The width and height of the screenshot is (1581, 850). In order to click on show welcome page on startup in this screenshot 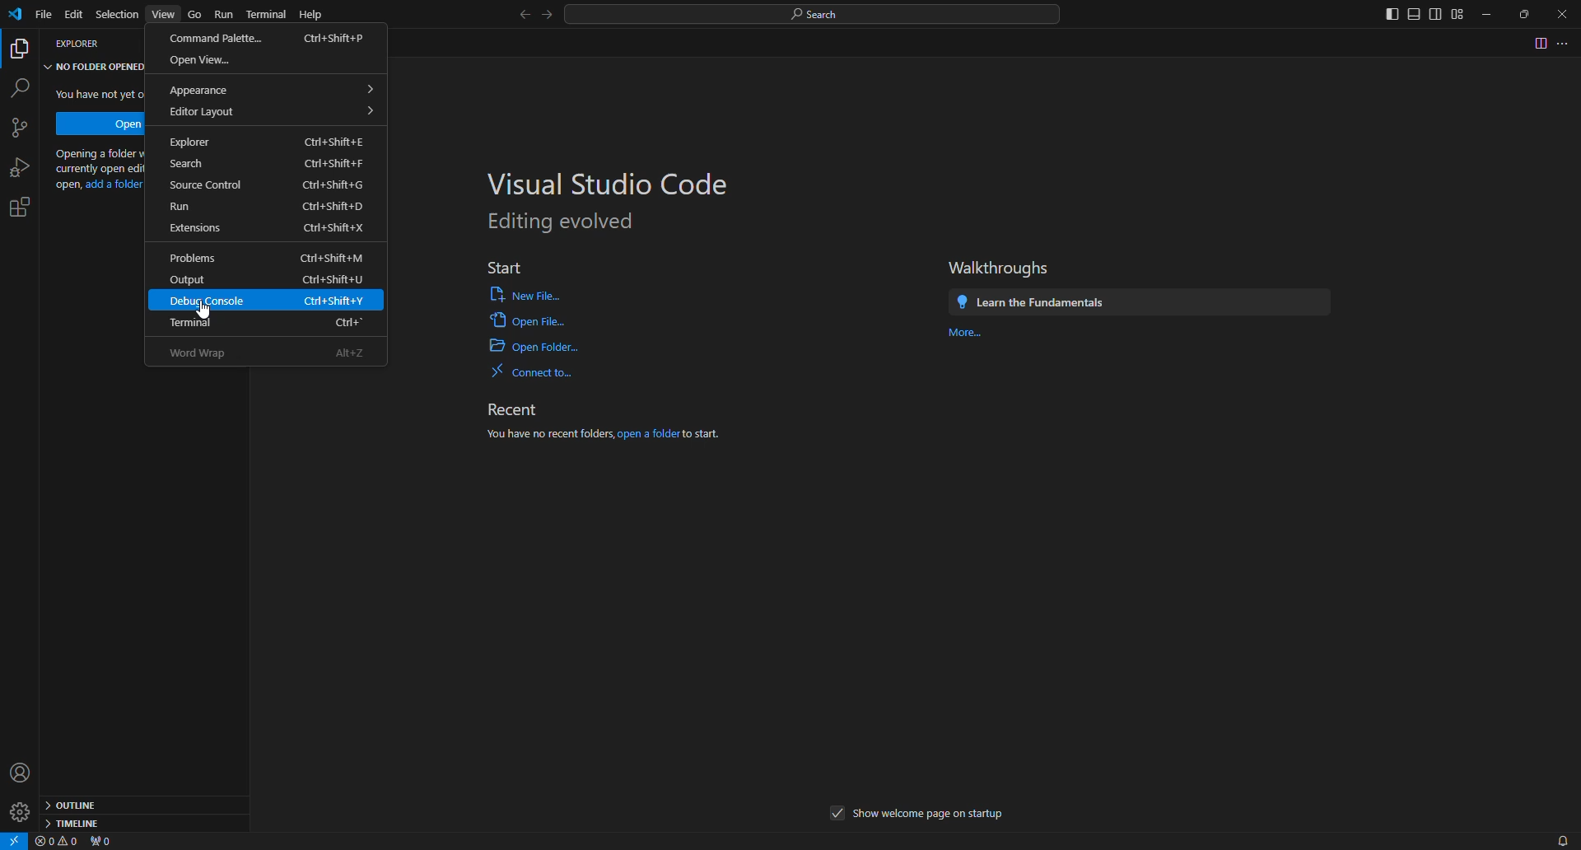, I will do `click(916, 815)`.